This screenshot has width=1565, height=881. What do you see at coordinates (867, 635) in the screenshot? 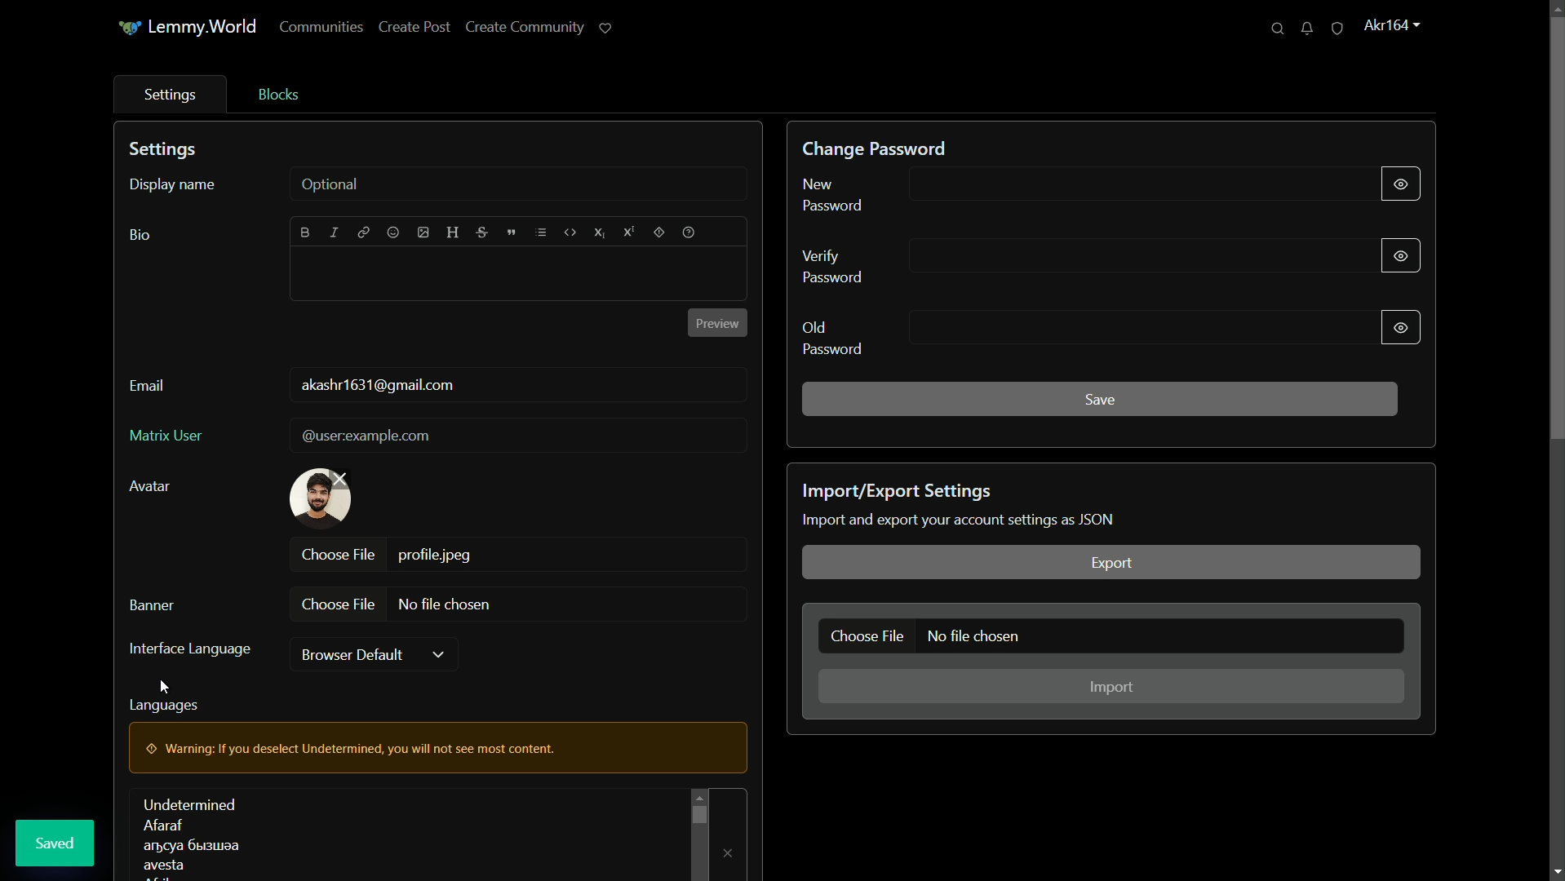
I see `choose file` at bounding box center [867, 635].